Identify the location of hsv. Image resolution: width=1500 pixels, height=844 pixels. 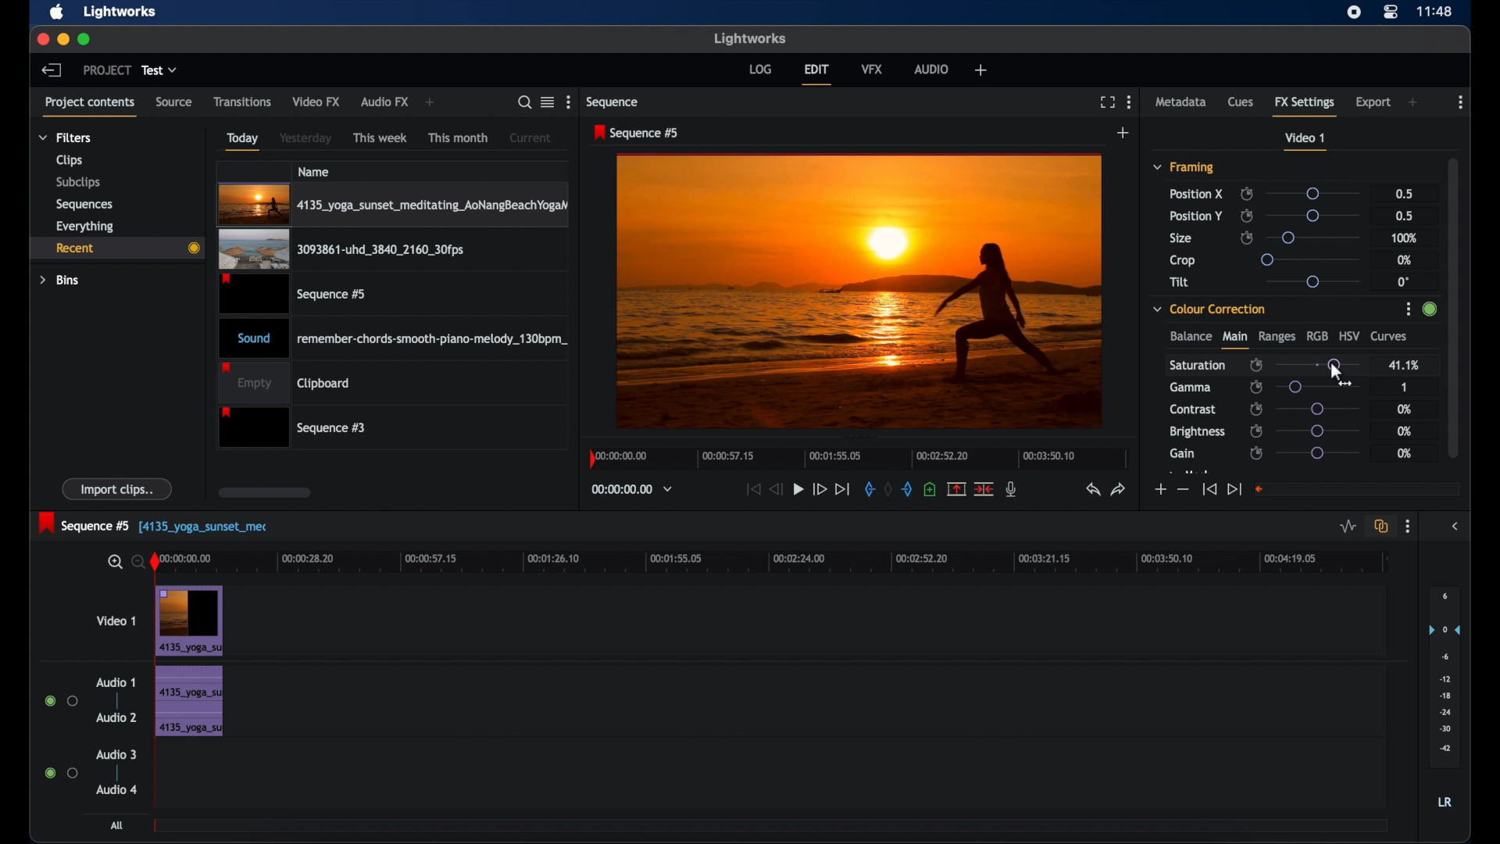
(1349, 335).